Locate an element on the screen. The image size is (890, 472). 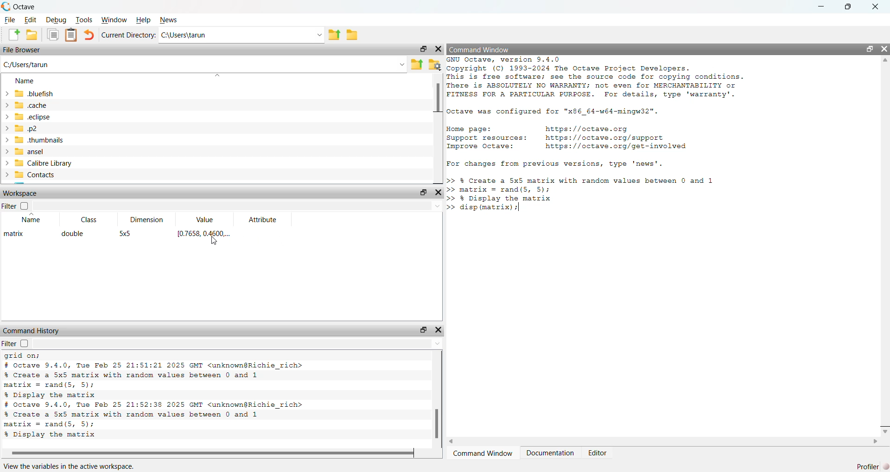
close is located at coordinates (884, 50).